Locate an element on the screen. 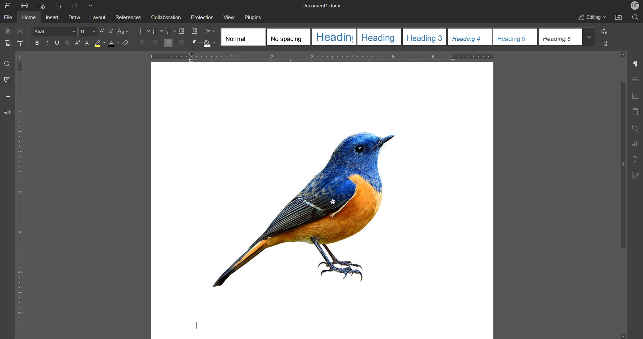 This screenshot has height=339, width=643. Redo is located at coordinates (75, 5).